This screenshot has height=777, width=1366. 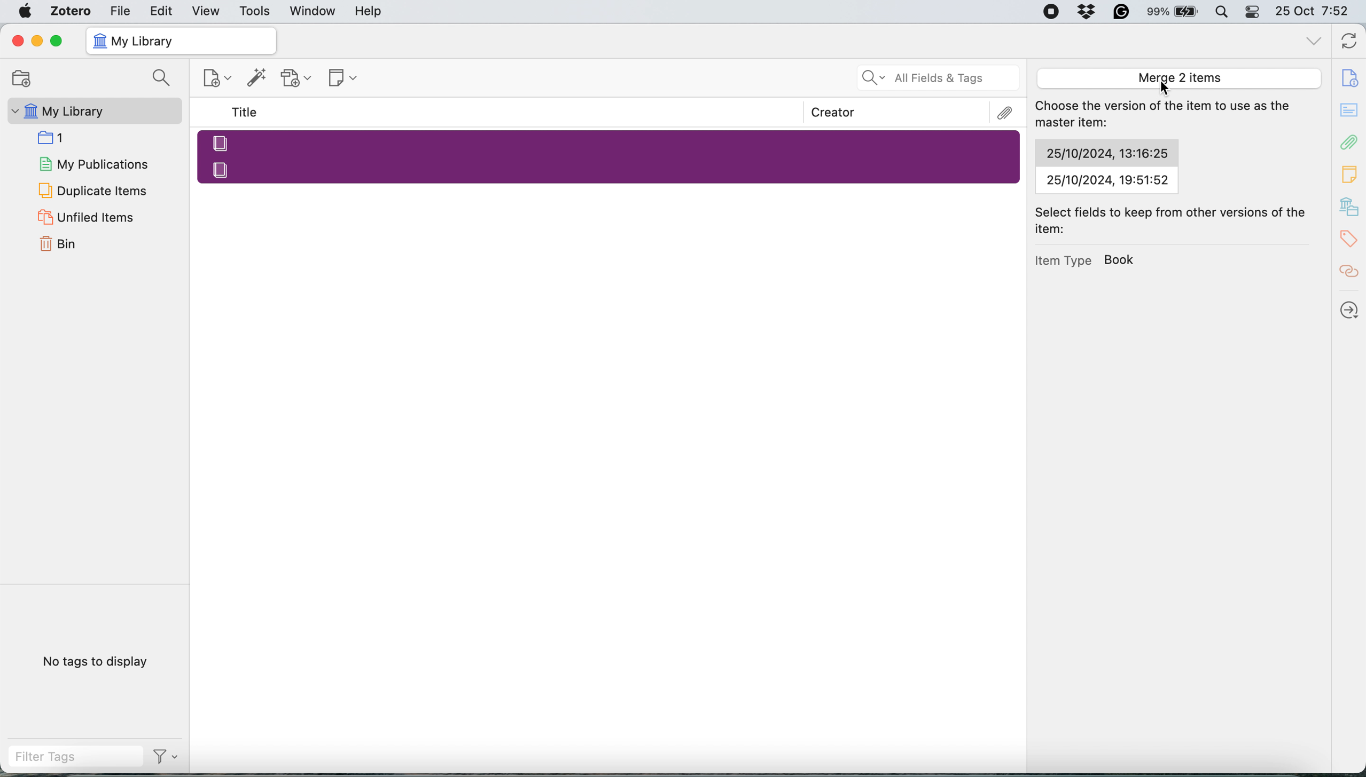 I want to click on Duplicate Items, so click(x=91, y=189).